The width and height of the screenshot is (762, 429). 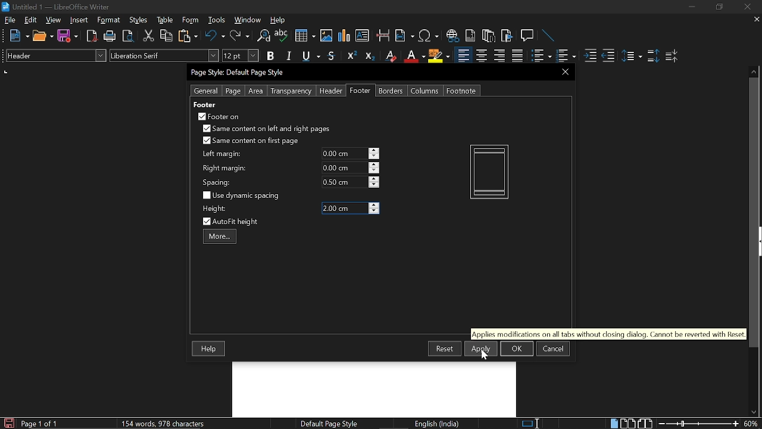 What do you see at coordinates (233, 91) in the screenshot?
I see `page Page` at bounding box center [233, 91].